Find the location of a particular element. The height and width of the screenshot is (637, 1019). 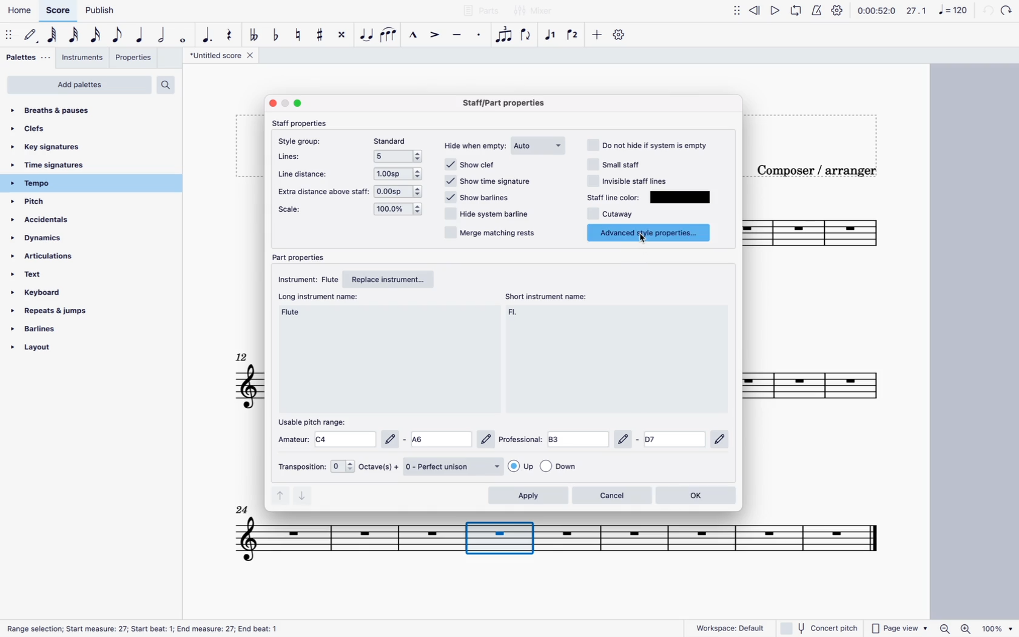

page view is located at coordinates (899, 627).